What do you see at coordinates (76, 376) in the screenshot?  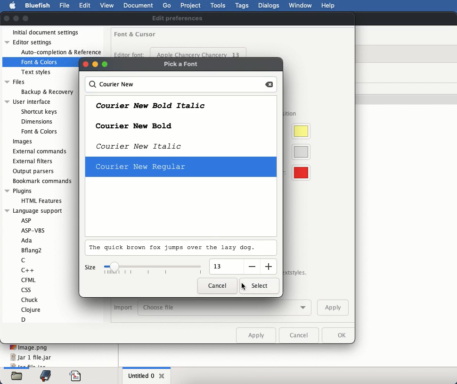 I see `code` at bounding box center [76, 376].